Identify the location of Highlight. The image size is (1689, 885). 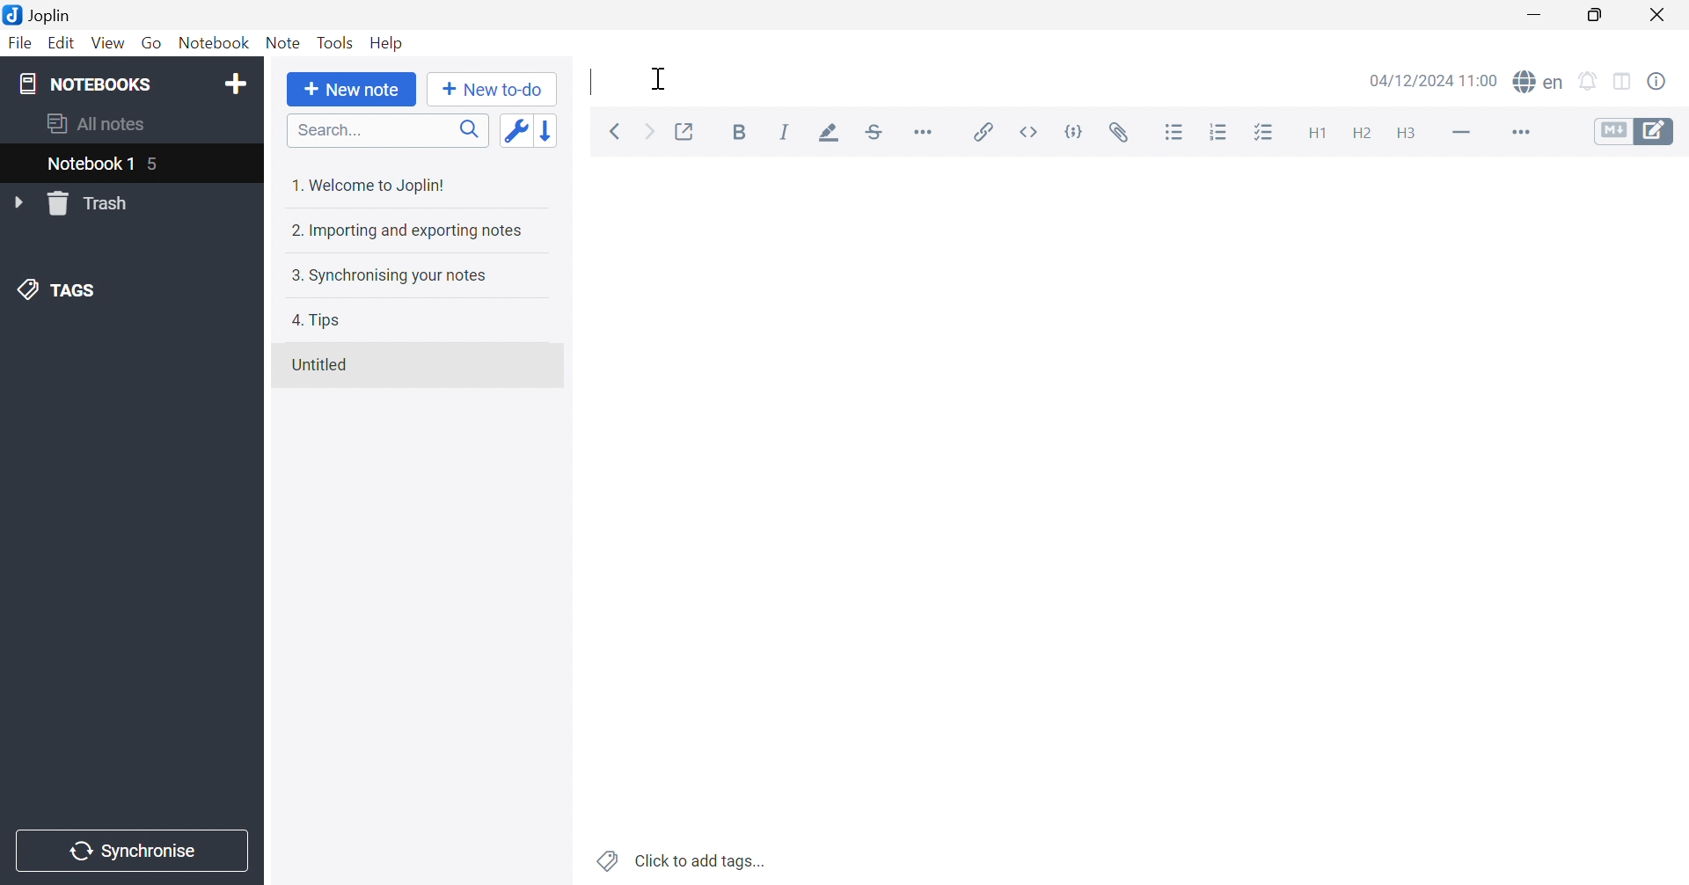
(831, 134).